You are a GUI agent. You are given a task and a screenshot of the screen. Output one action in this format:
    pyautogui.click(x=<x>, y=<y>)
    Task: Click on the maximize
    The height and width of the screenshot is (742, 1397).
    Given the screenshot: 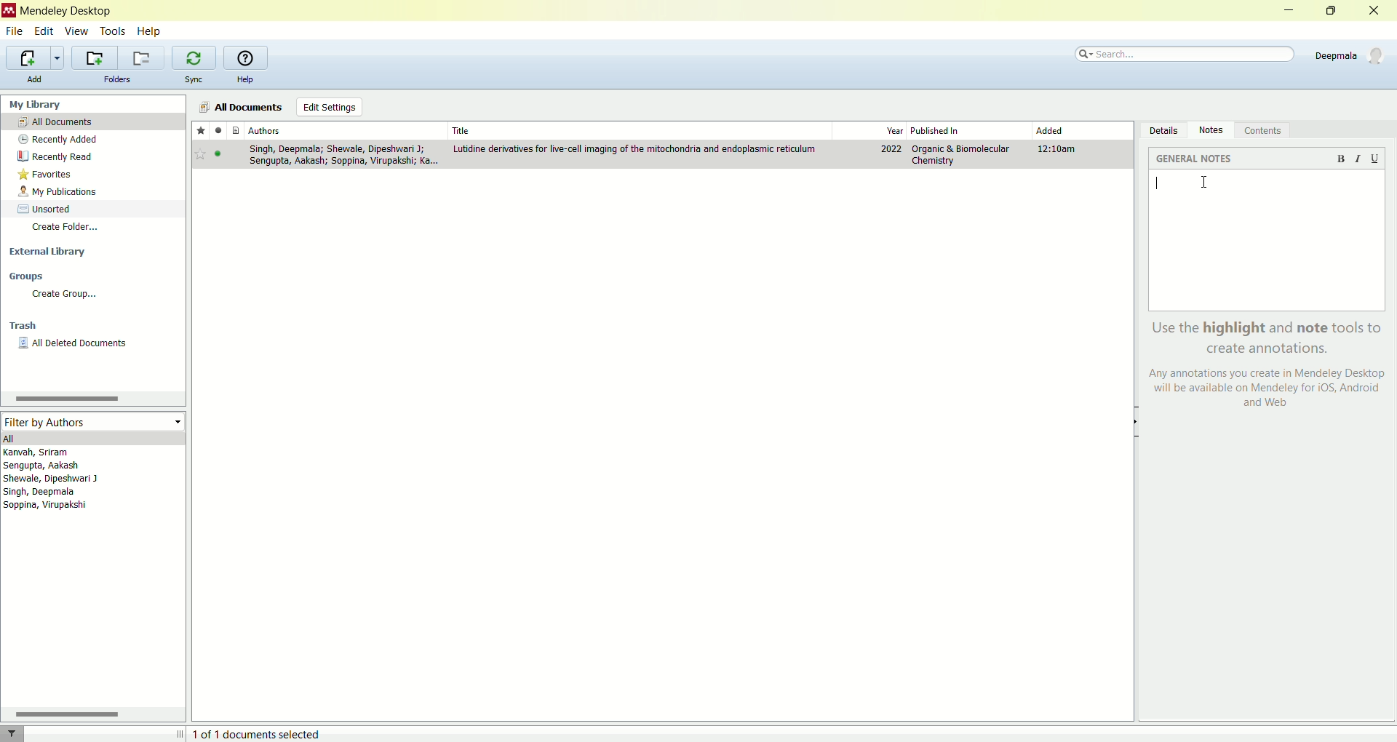 What is the action you would take?
    pyautogui.click(x=1332, y=9)
    